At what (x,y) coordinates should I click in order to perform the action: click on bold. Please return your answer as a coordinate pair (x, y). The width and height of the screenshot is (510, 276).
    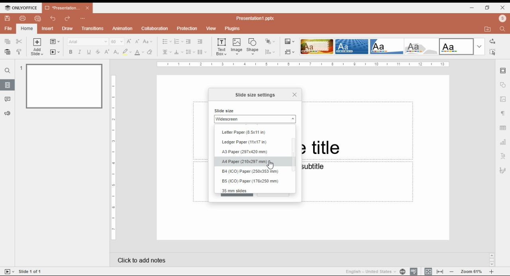
    Looking at the image, I should click on (70, 52).